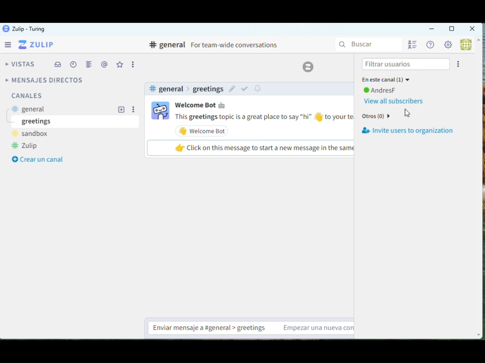  What do you see at coordinates (38, 46) in the screenshot?
I see `Zulip` at bounding box center [38, 46].